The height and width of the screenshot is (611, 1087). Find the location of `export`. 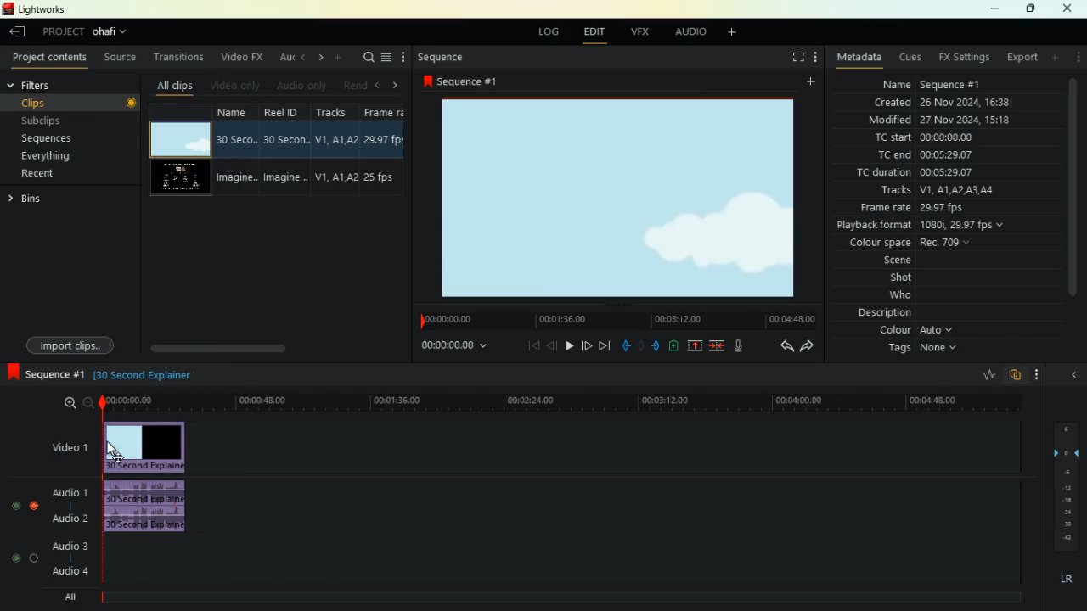

export is located at coordinates (1022, 58).